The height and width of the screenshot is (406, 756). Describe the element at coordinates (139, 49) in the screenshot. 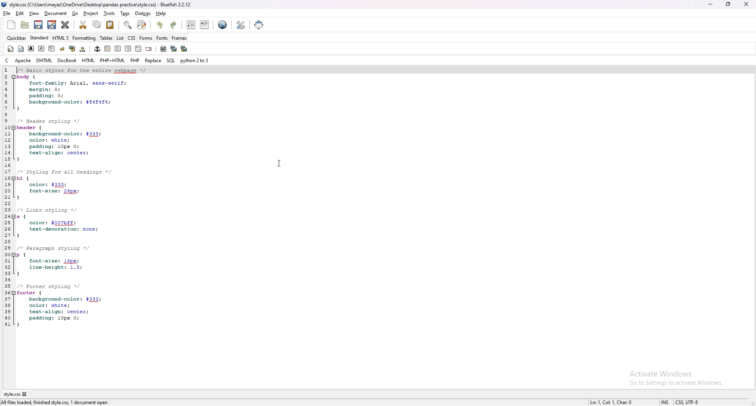

I see `html comment` at that location.